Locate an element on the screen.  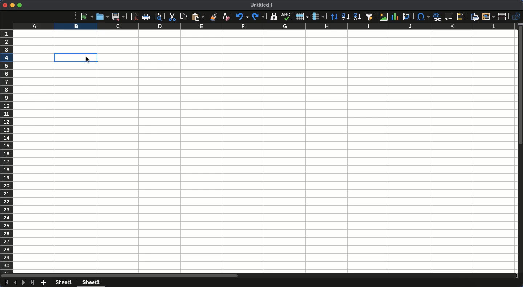
Hyperlink is located at coordinates (438, 17).